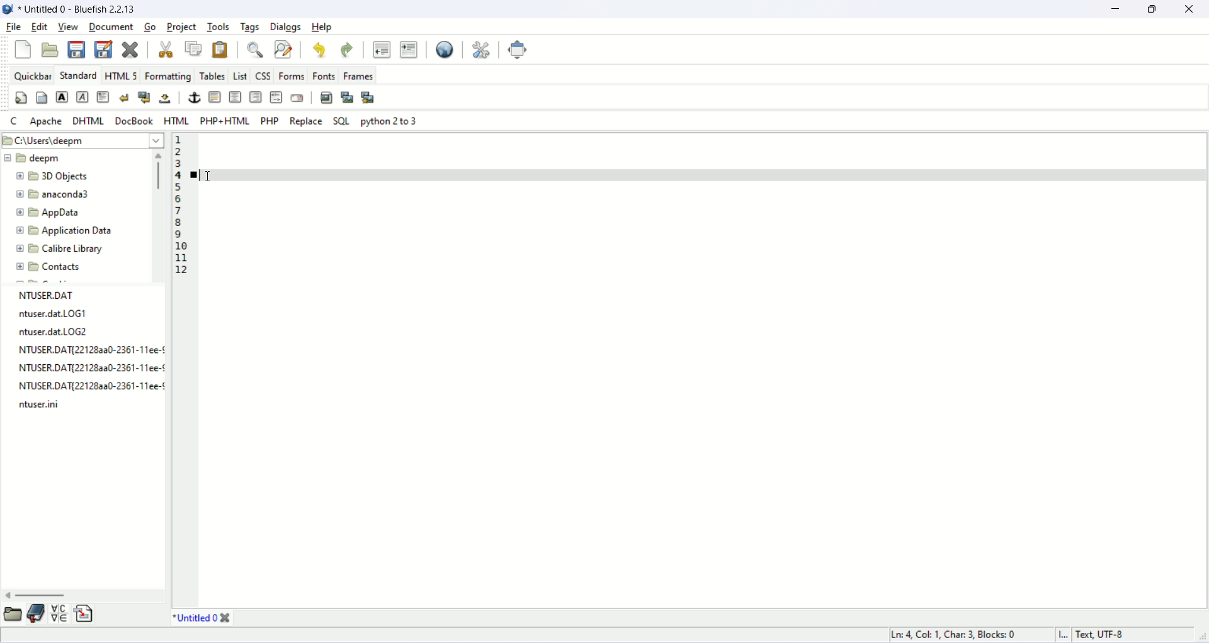  I want to click on formatting, so click(167, 75).